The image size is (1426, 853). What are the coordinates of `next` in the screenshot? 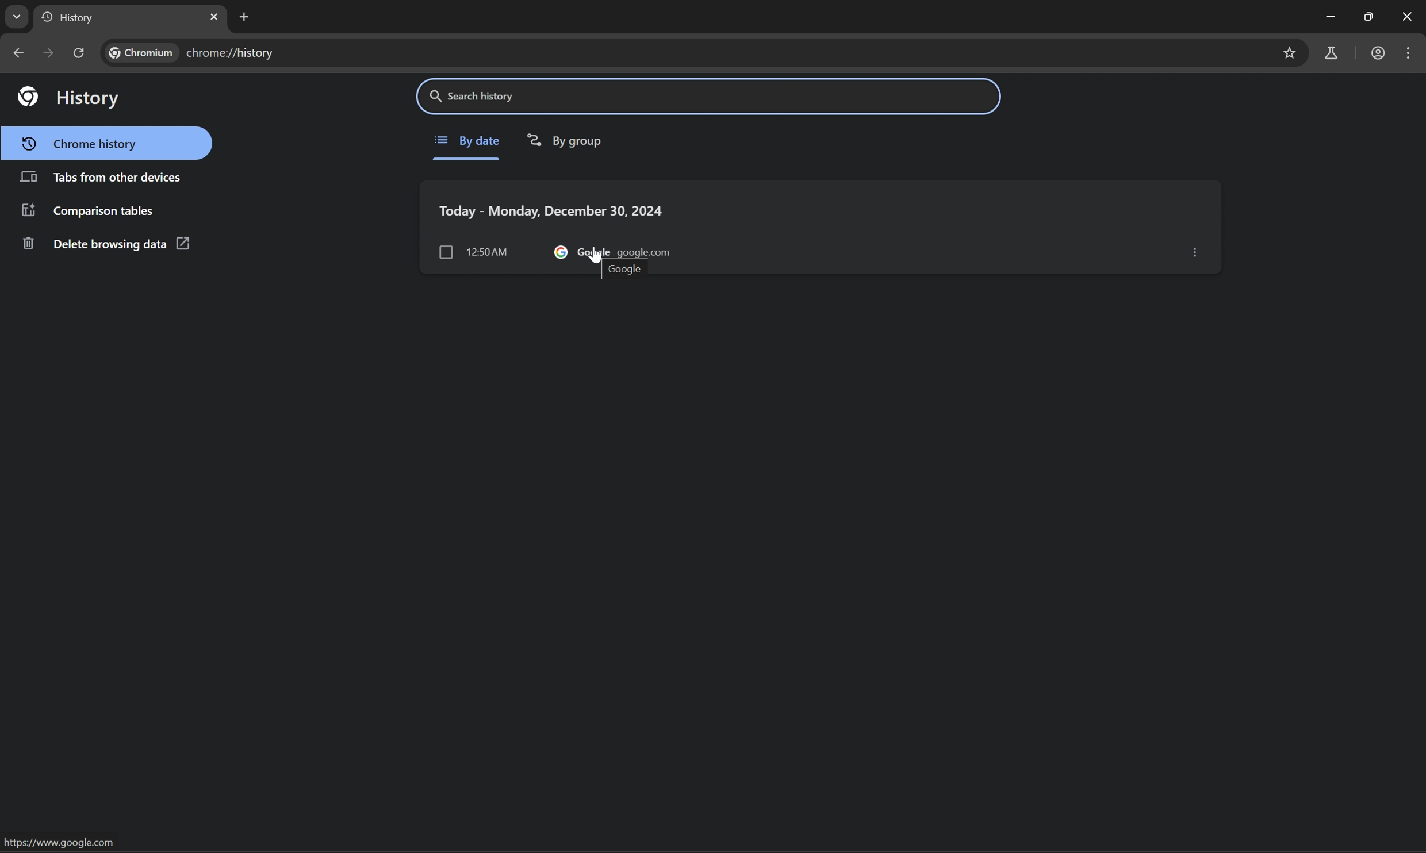 It's located at (48, 53).